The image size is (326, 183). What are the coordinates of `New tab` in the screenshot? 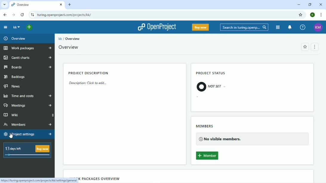 It's located at (70, 4).